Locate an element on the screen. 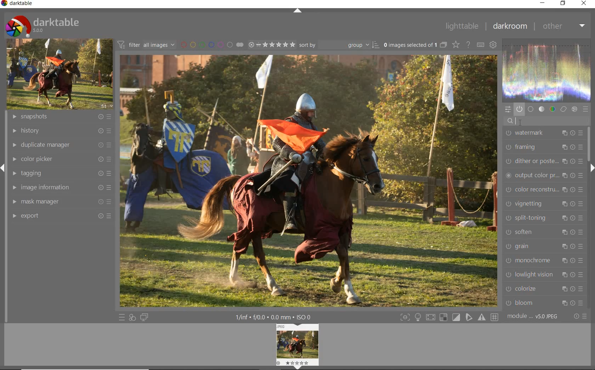 The width and height of the screenshot is (595, 370). selected Image range rating is located at coordinates (271, 45).